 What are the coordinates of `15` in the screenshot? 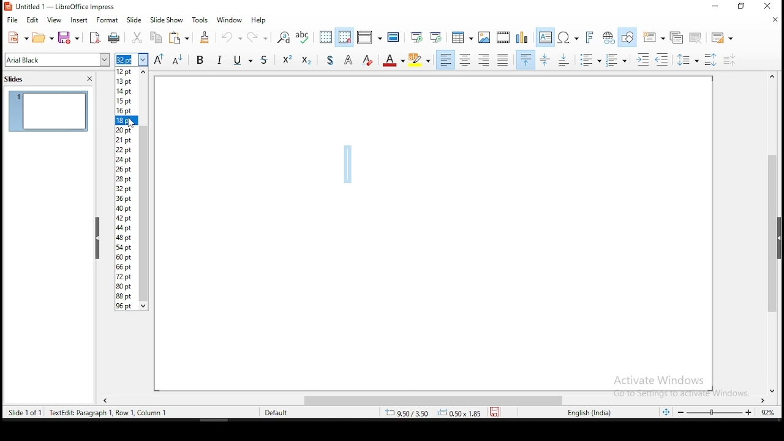 It's located at (126, 100).